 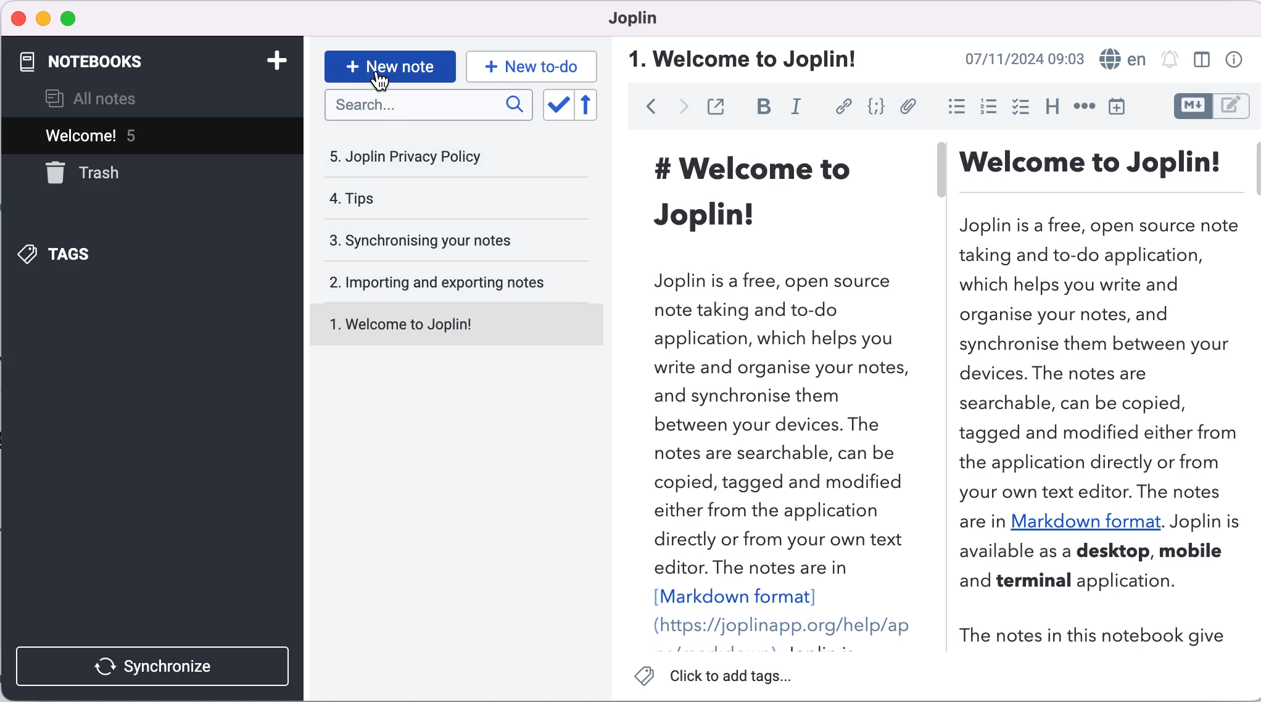 I want to click on horizontal rule, so click(x=1084, y=108).